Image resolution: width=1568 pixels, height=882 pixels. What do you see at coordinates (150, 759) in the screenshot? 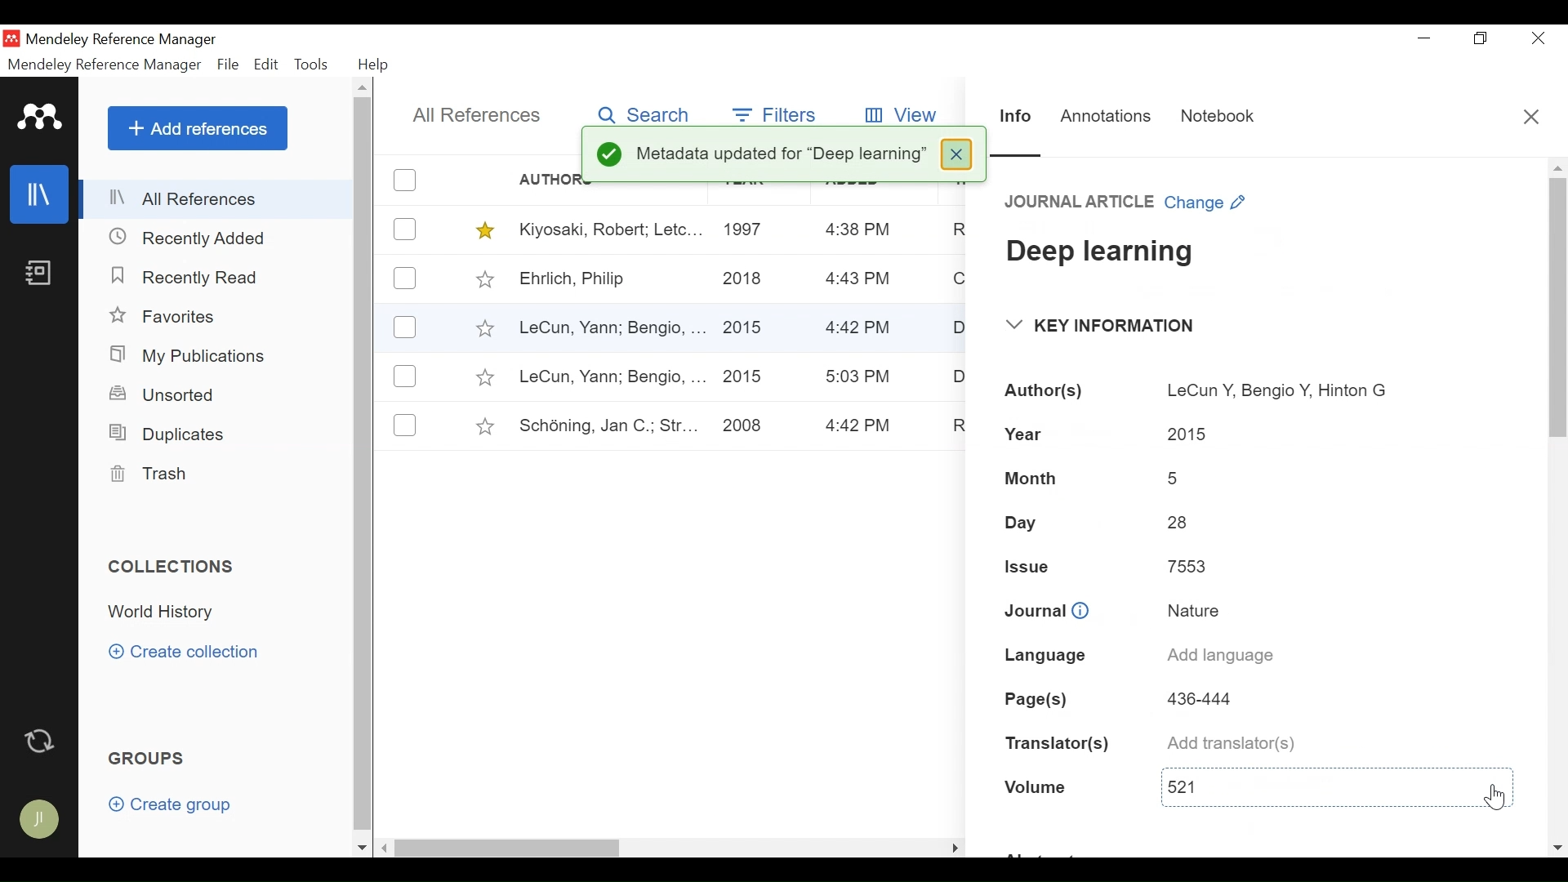
I see `Groups` at bounding box center [150, 759].